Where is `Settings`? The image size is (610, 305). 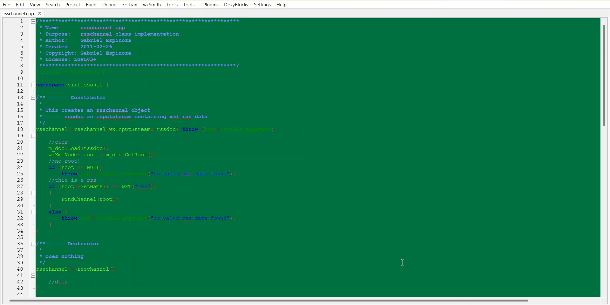 Settings is located at coordinates (263, 4).